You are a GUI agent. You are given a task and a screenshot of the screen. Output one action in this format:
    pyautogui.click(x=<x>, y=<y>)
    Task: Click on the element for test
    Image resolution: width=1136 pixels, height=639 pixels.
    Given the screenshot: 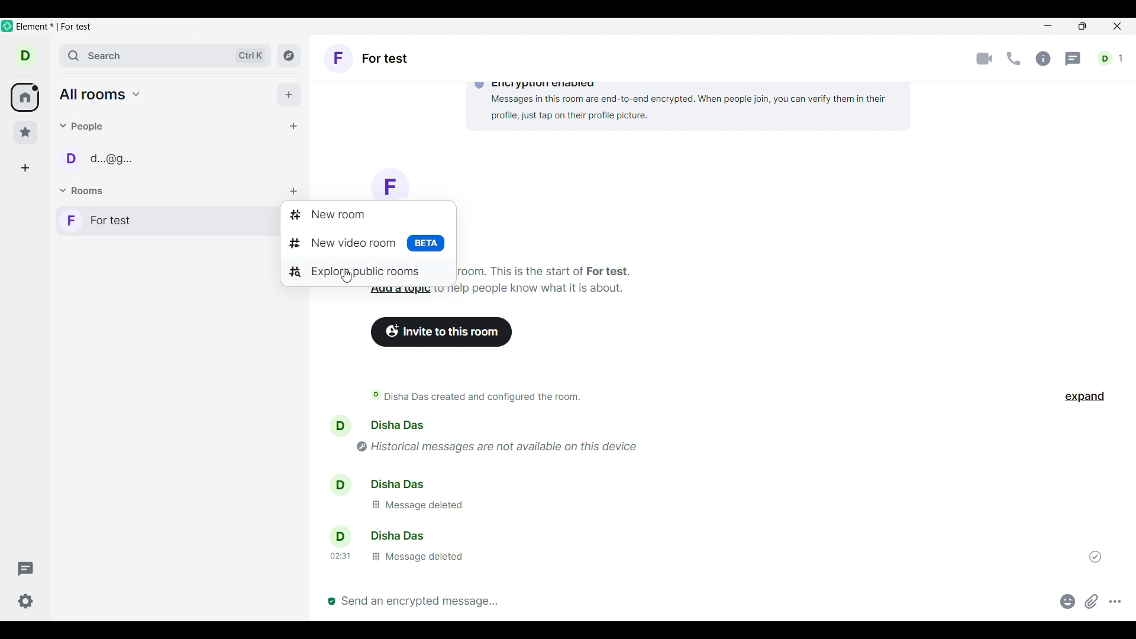 What is the action you would take?
    pyautogui.click(x=53, y=27)
    